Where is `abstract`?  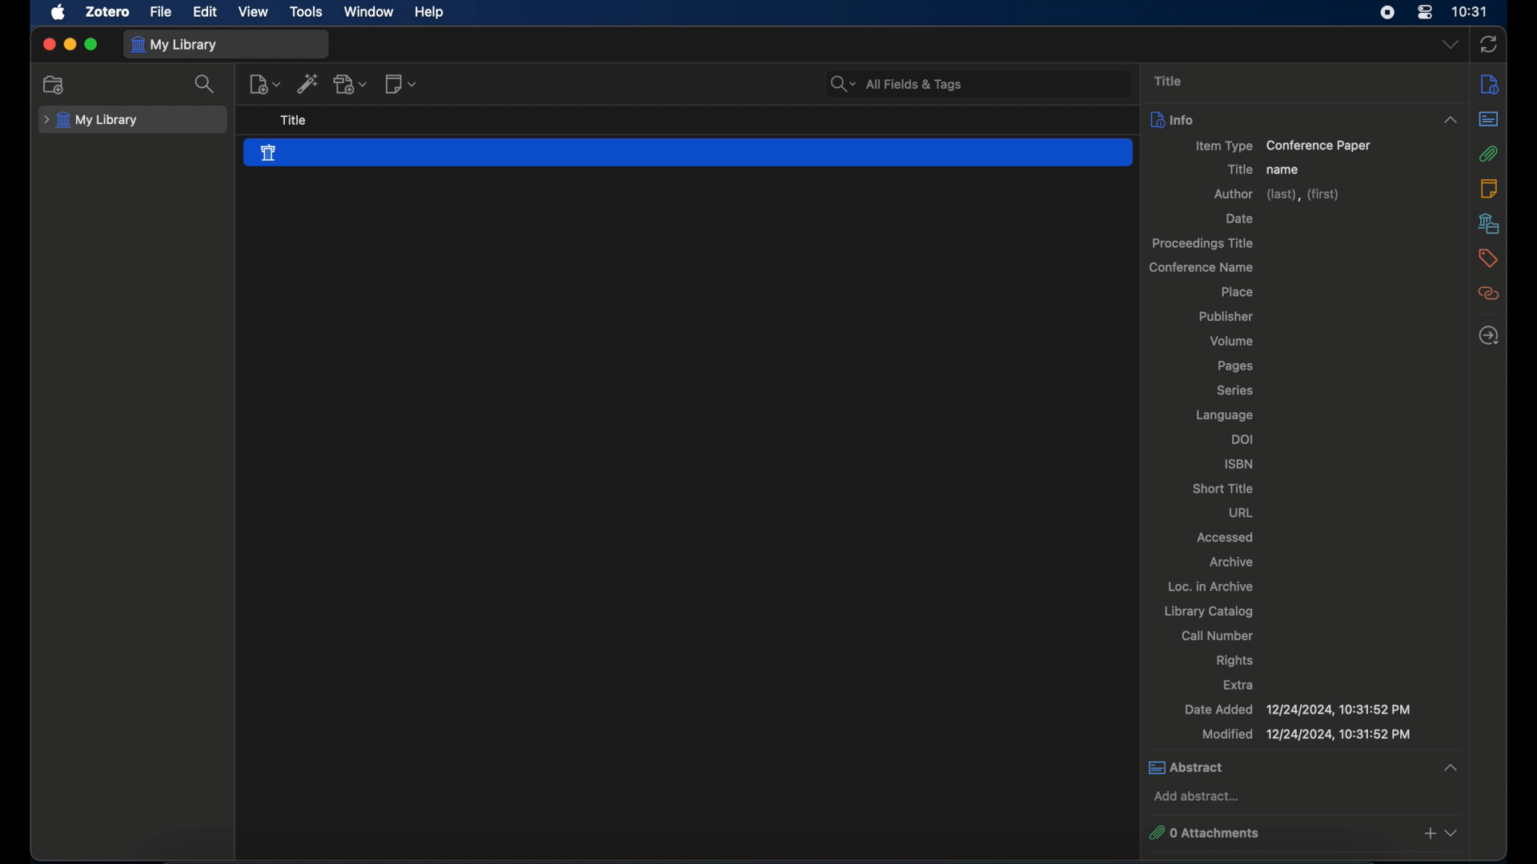 abstract is located at coordinates (1489, 119).